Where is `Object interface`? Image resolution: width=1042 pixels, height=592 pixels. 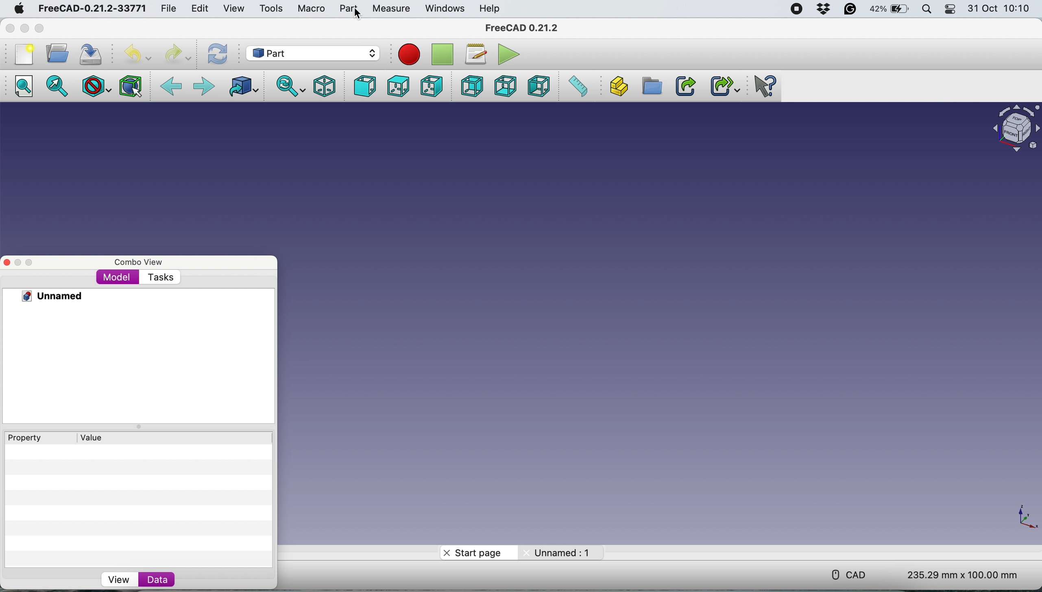
Object interface is located at coordinates (1015, 131).